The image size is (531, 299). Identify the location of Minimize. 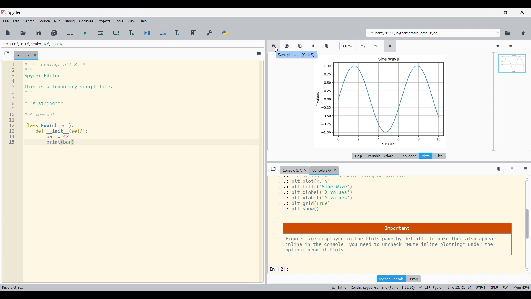
(491, 12).